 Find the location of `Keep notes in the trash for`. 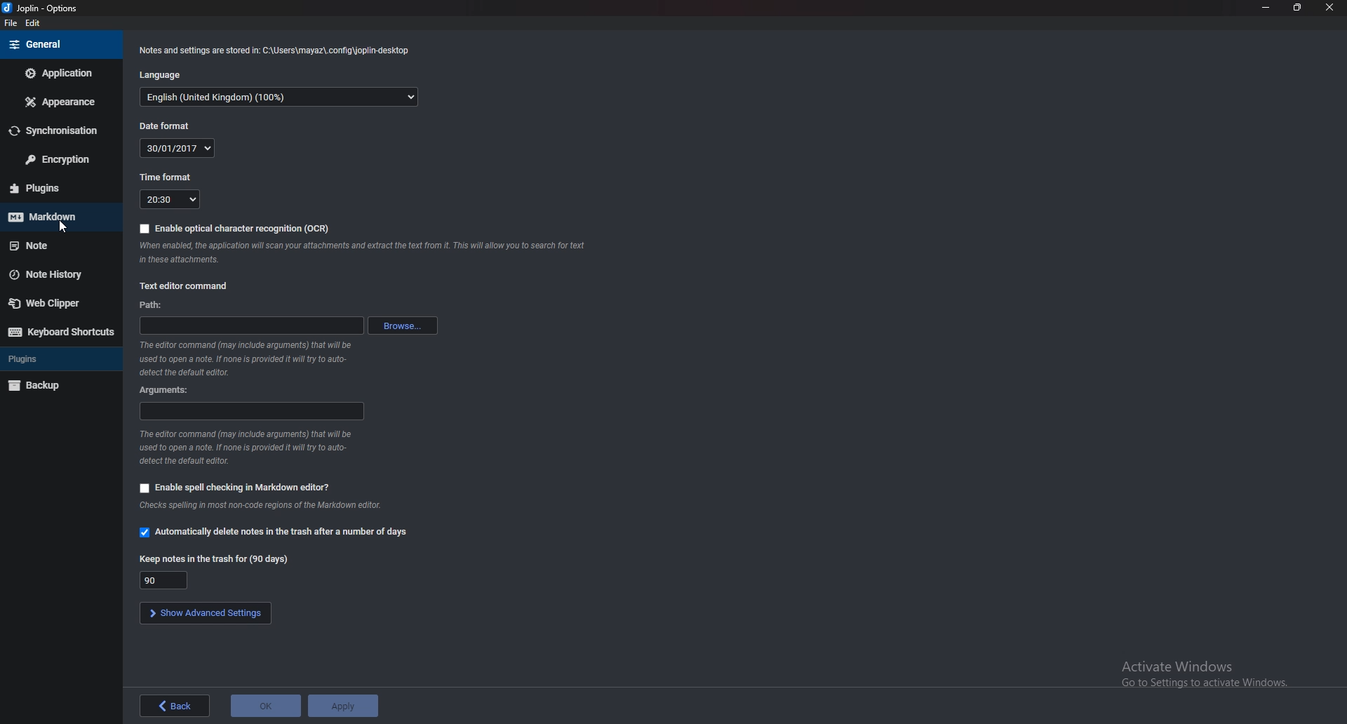

Keep notes in the trash for is located at coordinates (215, 557).